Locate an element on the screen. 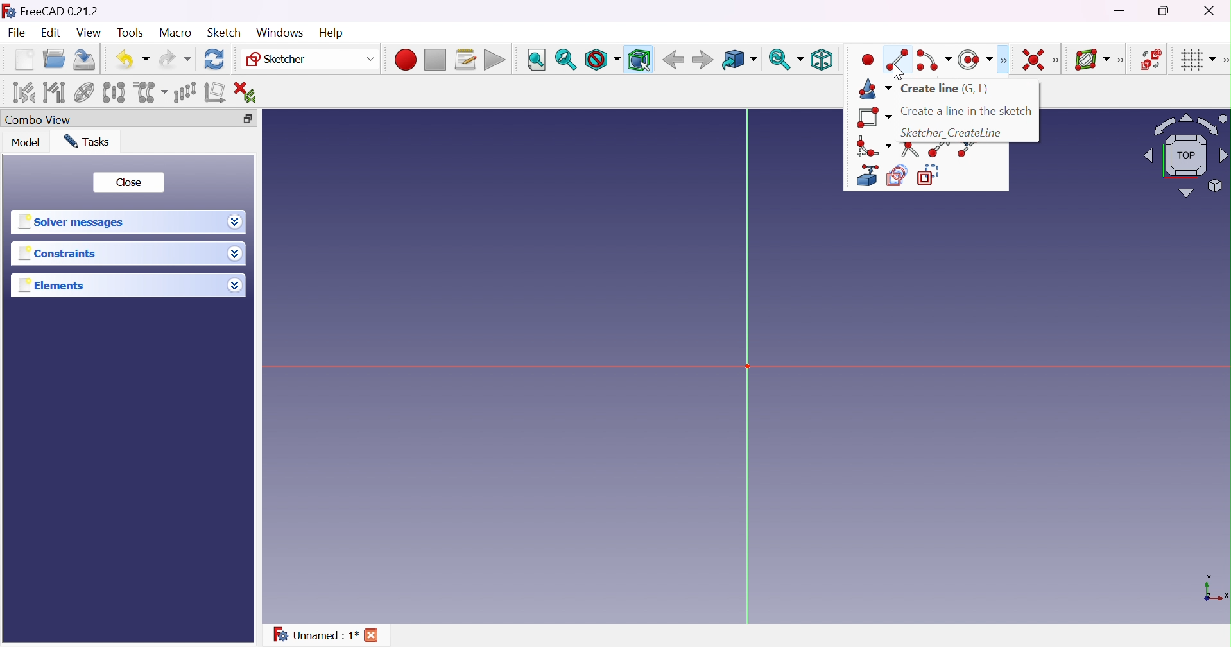 The image size is (1231, 647). Create line (G,L) is located at coordinates (947, 90).